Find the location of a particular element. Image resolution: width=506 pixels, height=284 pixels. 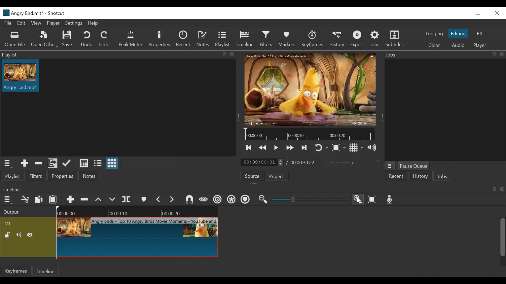

Filters is located at coordinates (266, 39).